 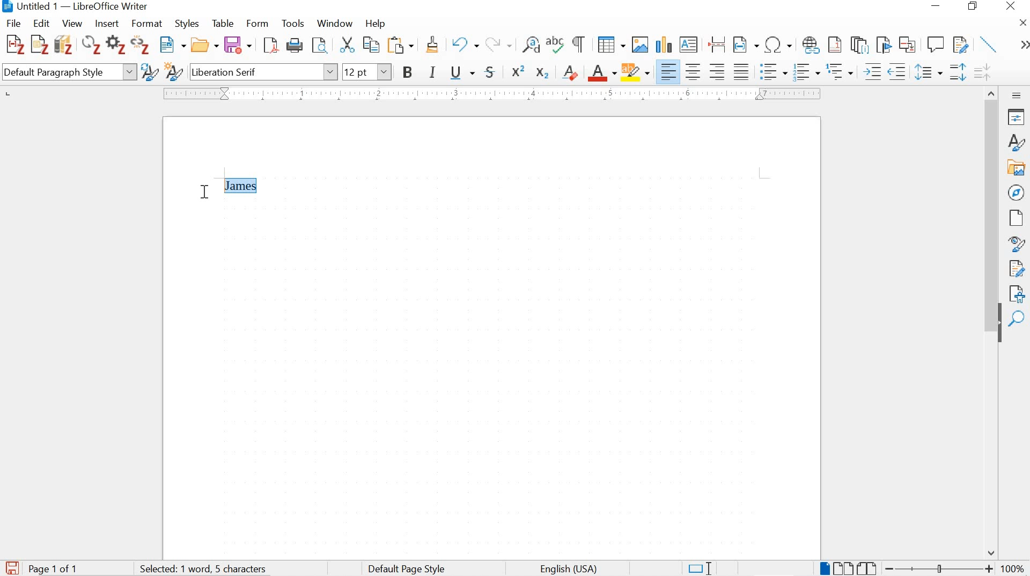 I want to click on find, so click(x=1018, y=319).